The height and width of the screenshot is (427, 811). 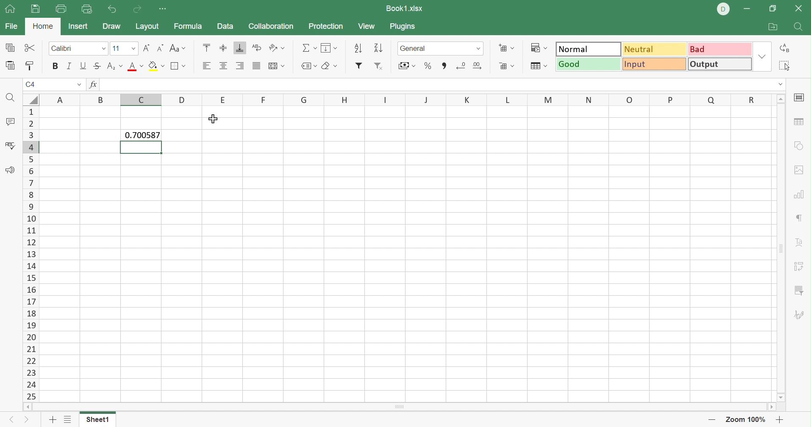 What do you see at coordinates (780, 419) in the screenshot?
I see `Zoom in` at bounding box center [780, 419].